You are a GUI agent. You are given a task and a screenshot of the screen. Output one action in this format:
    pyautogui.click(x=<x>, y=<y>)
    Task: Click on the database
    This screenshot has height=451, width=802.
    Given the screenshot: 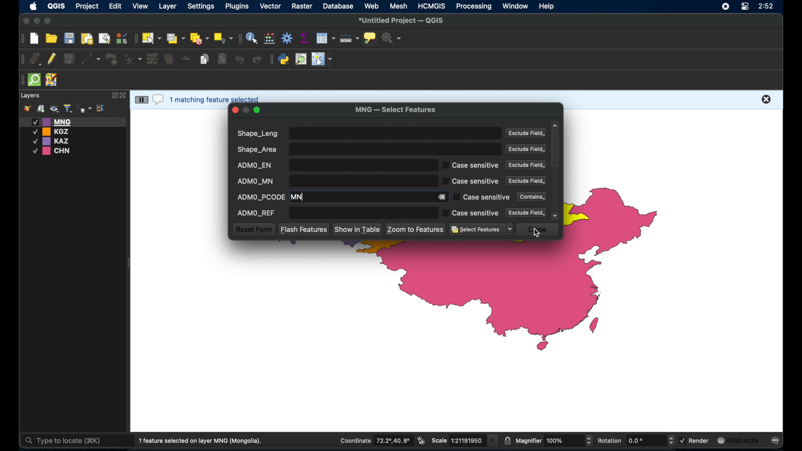 What is the action you would take?
    pyautogui.click(x=338, y=6)
    